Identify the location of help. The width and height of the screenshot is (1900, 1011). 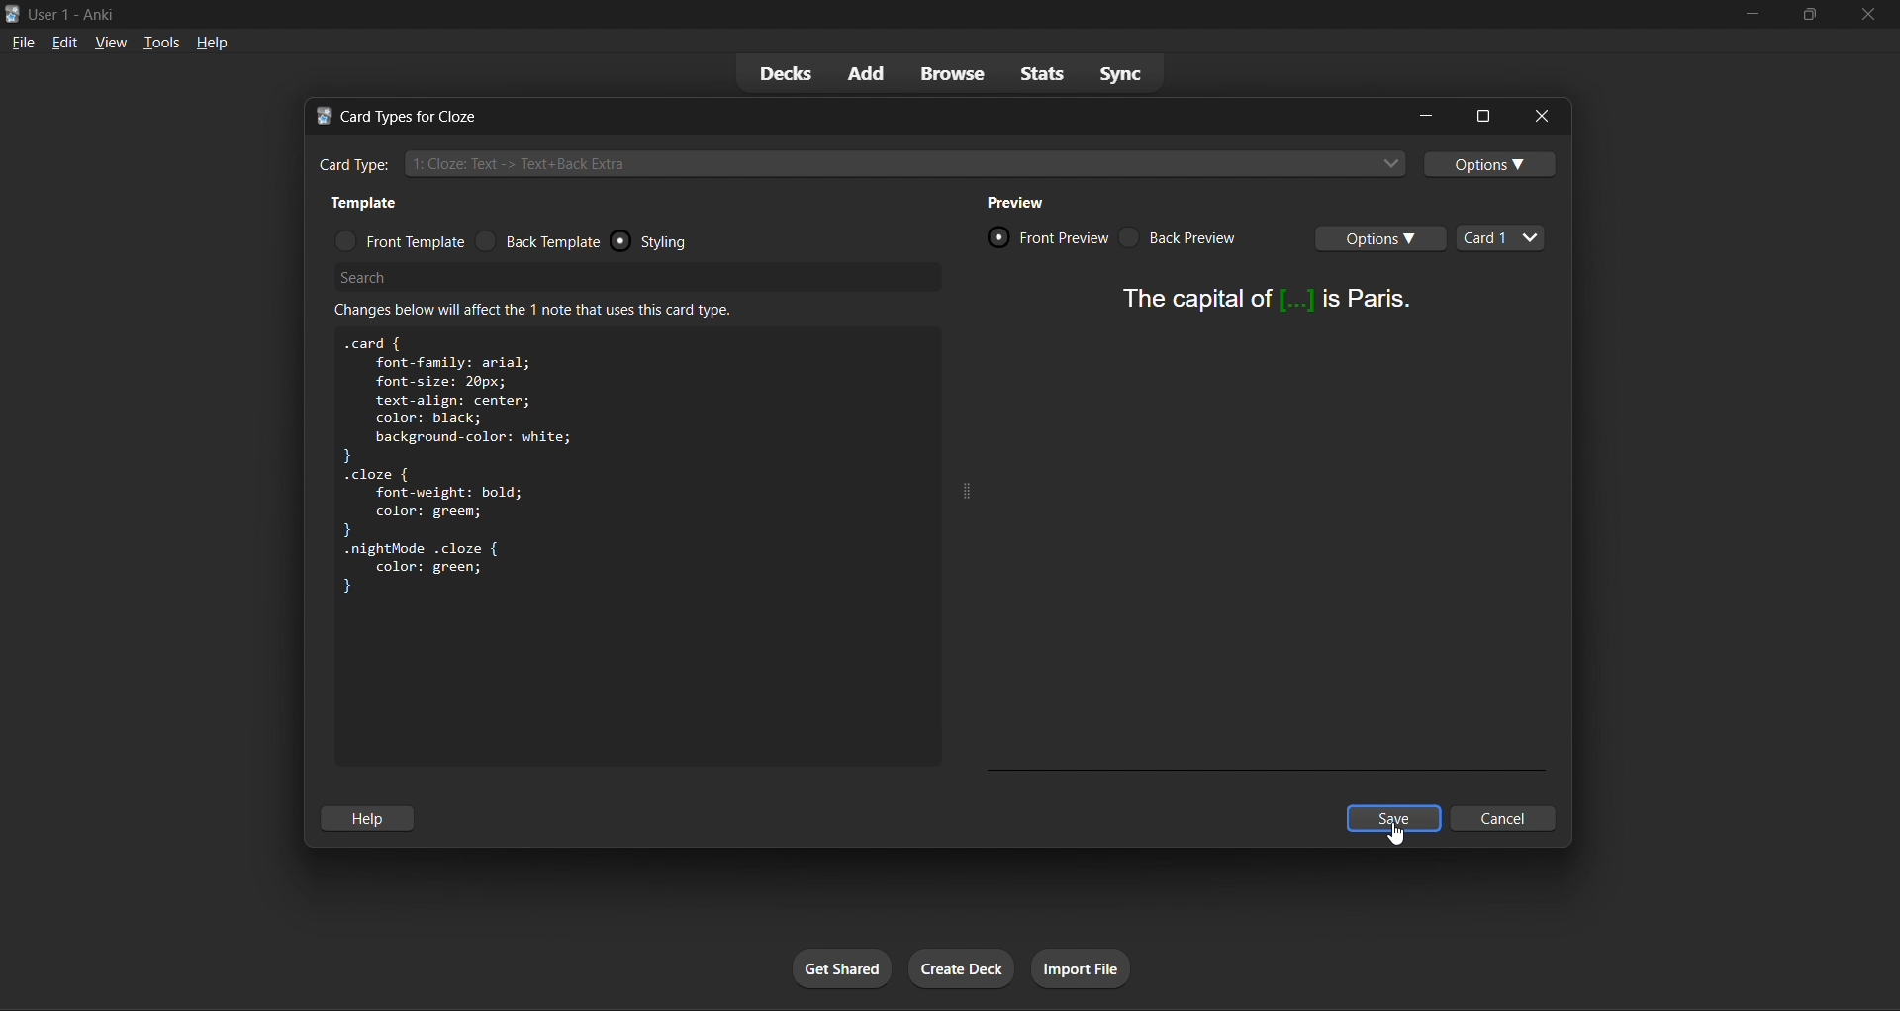
(369, 819).